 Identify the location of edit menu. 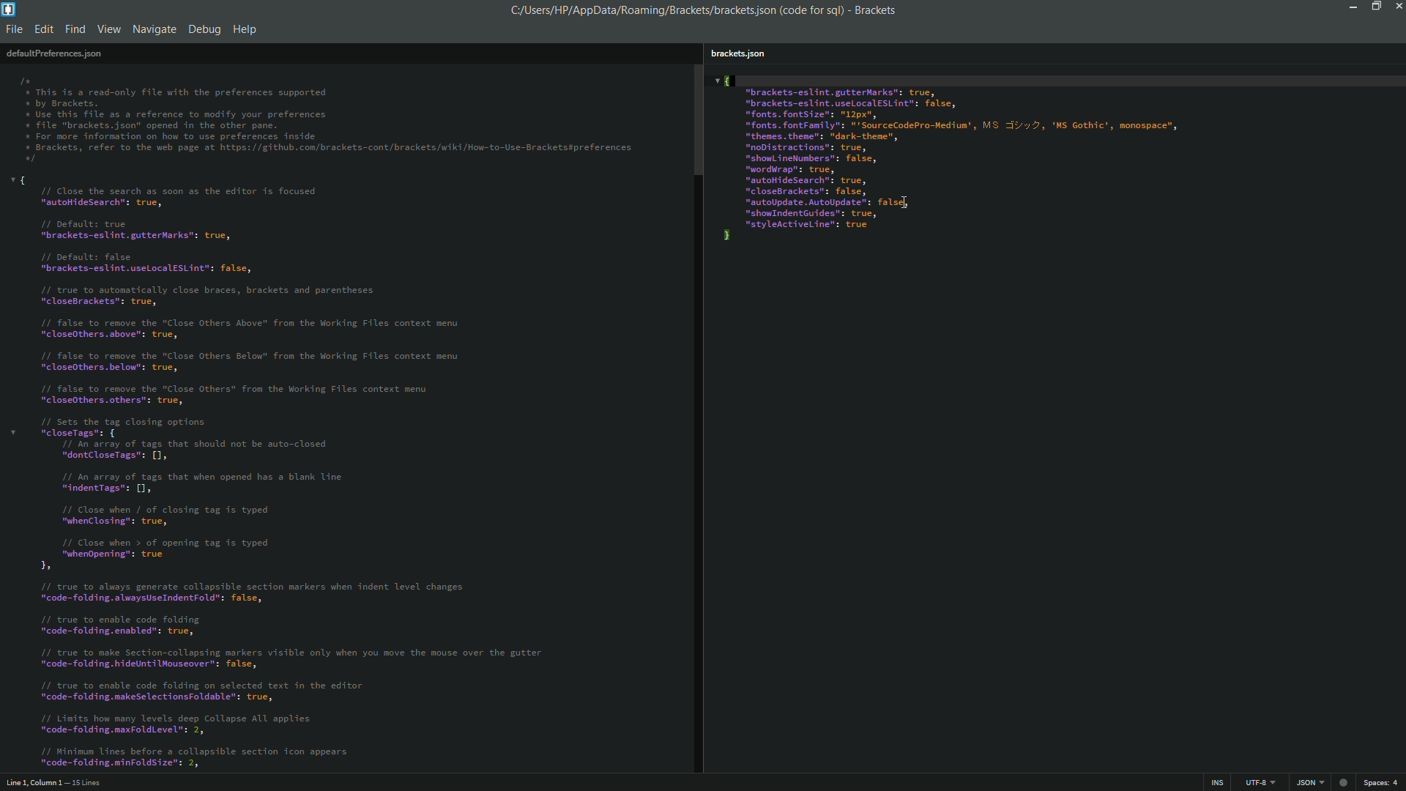
(44, 29).